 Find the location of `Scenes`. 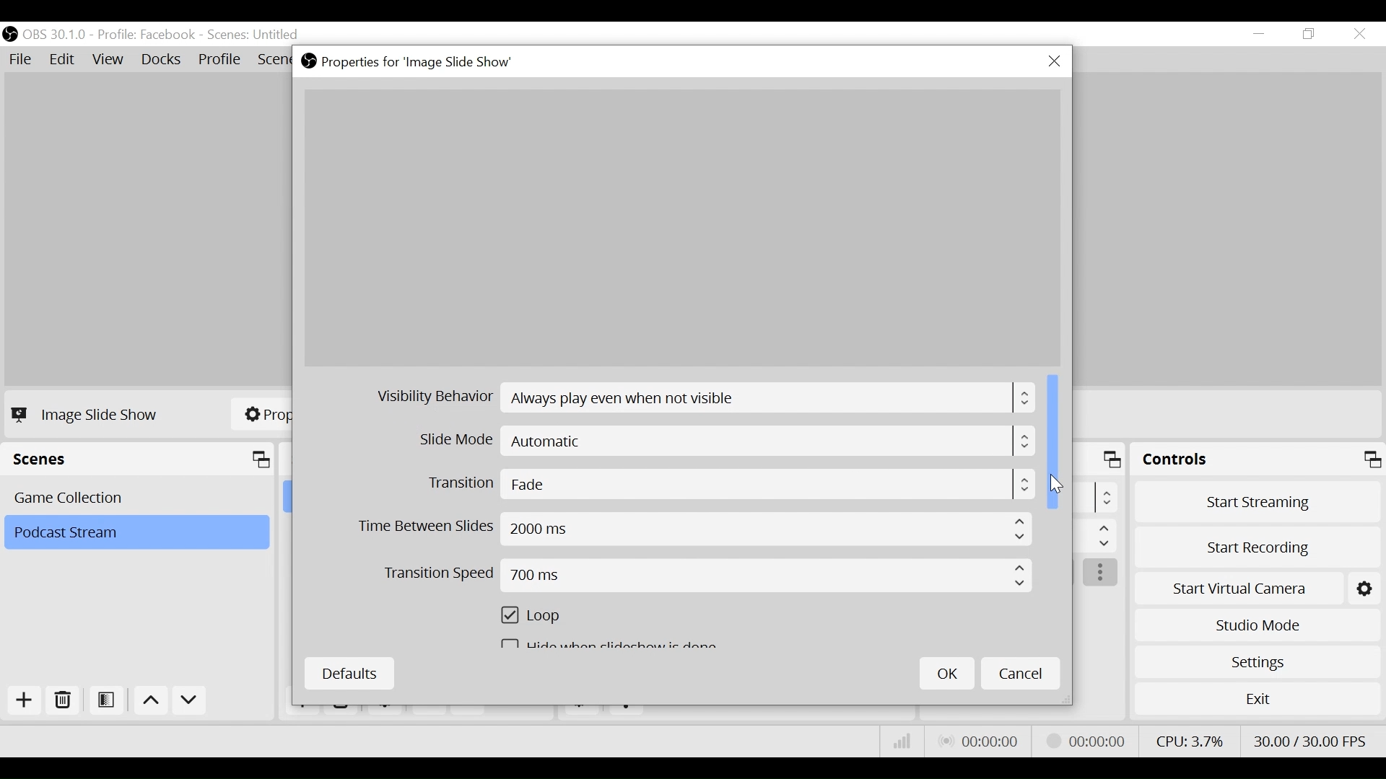

Scenes is located at coordinates (141, 459).